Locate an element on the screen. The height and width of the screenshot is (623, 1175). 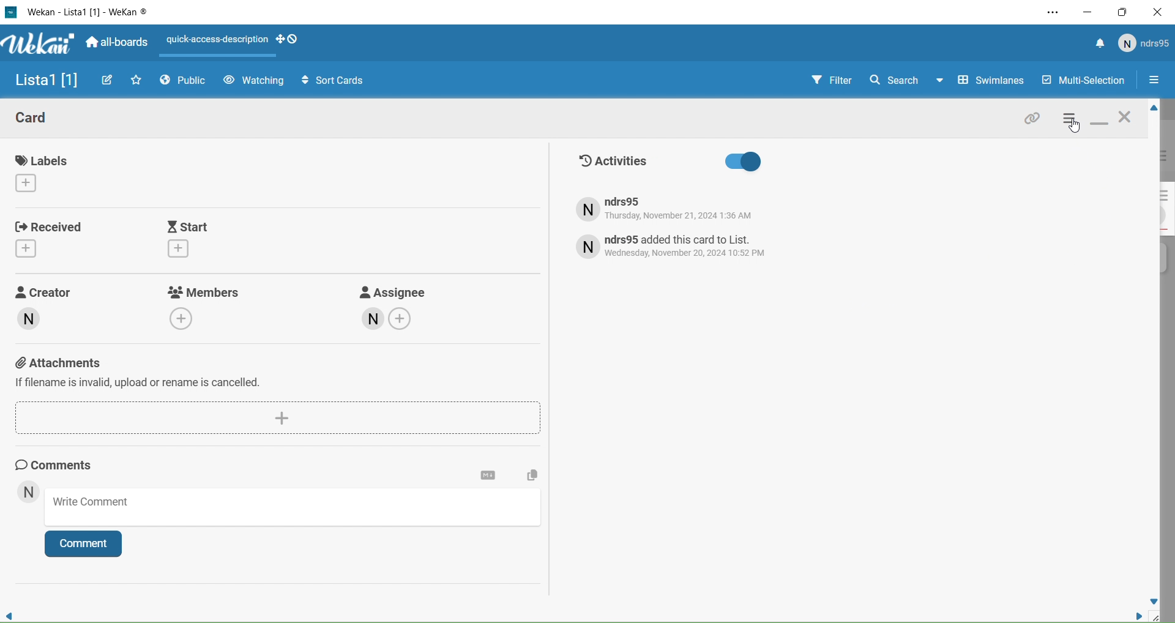
Swimlines is located at coordinates (983, 81).